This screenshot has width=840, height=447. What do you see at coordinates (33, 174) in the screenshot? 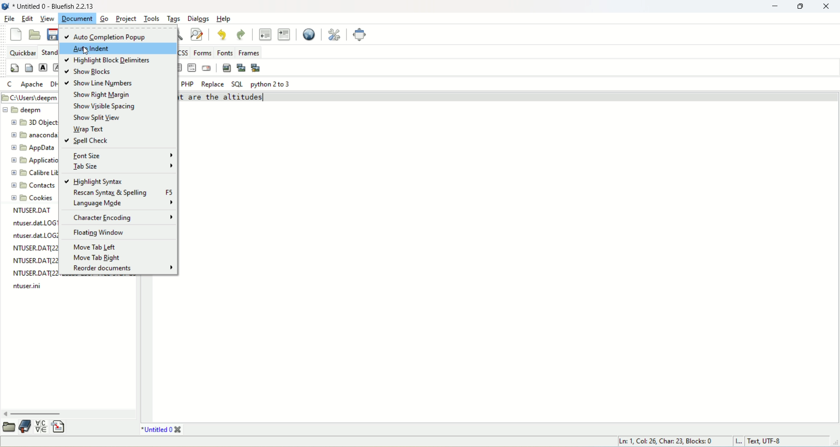
I see `calibre` at bounding box center [33, 174].